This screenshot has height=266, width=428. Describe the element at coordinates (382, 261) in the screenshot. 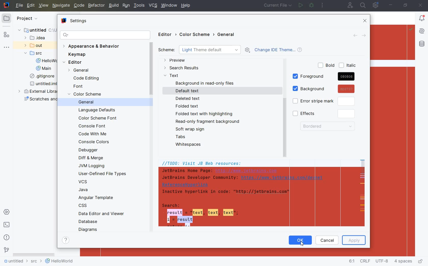

I see `file encoding` at that location.